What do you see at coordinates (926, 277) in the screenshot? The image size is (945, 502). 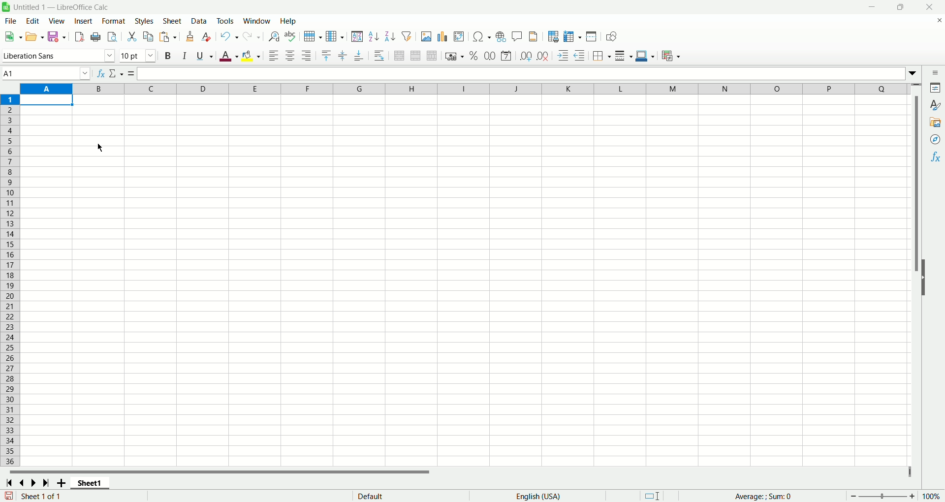 I see `hide` at bounding box center [926, 277].